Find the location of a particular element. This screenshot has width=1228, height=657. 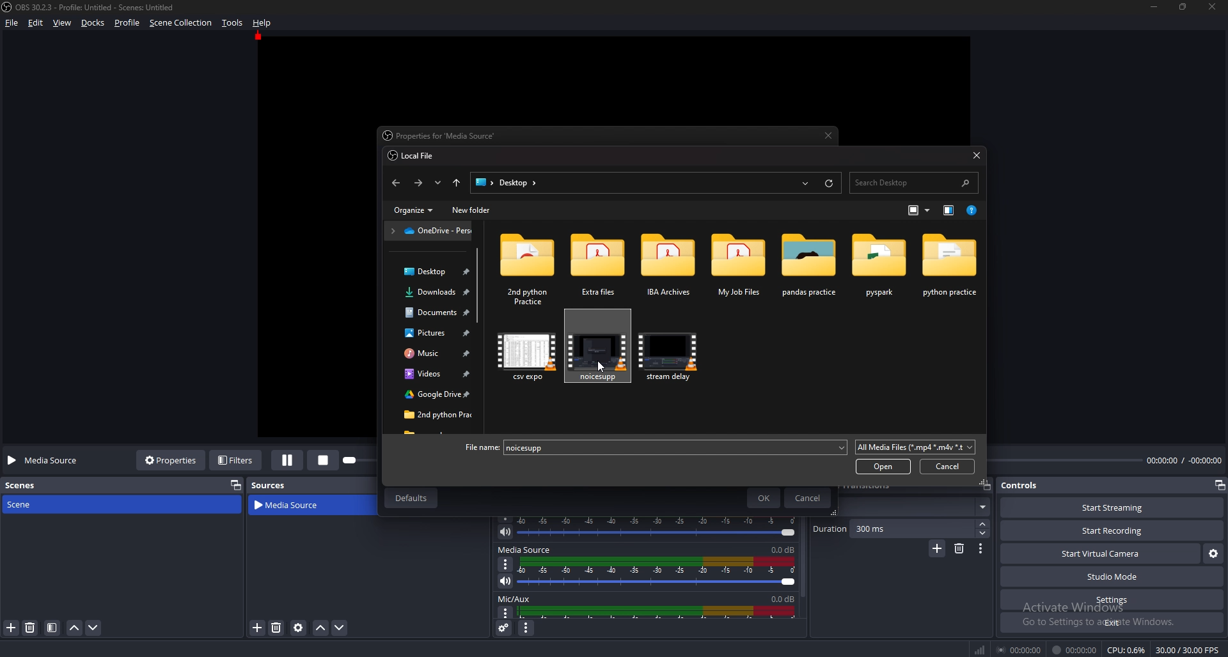

Move scene up is located at coordinates (74, 630).